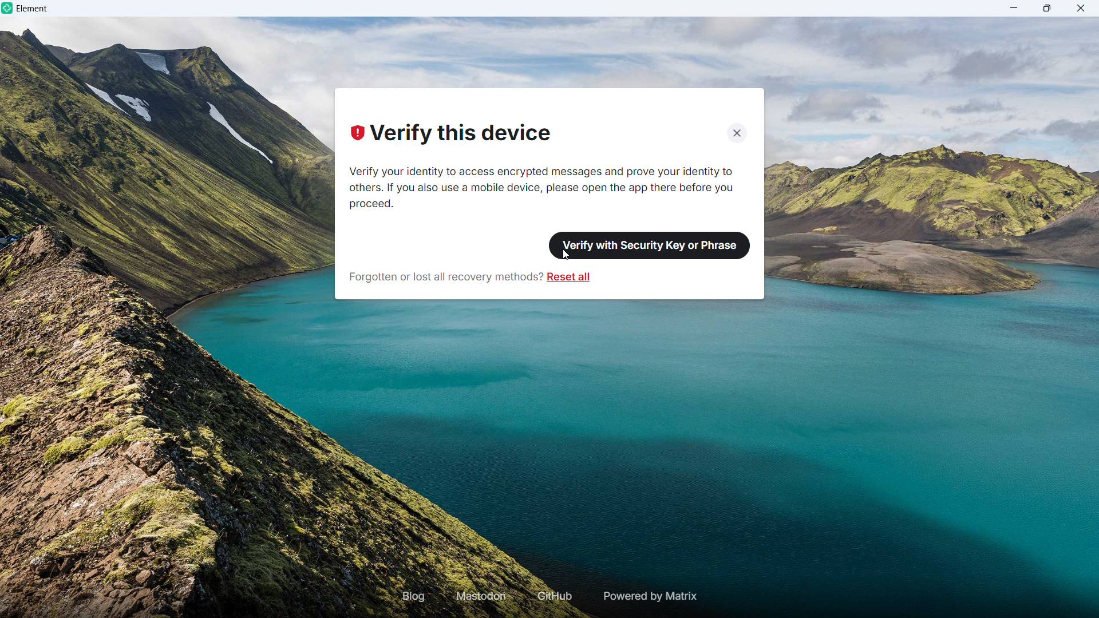 This screenshot has width=1099, height=618. Describe the element at coordinates (33, 10) in the screenshot. I see `element` at that location.